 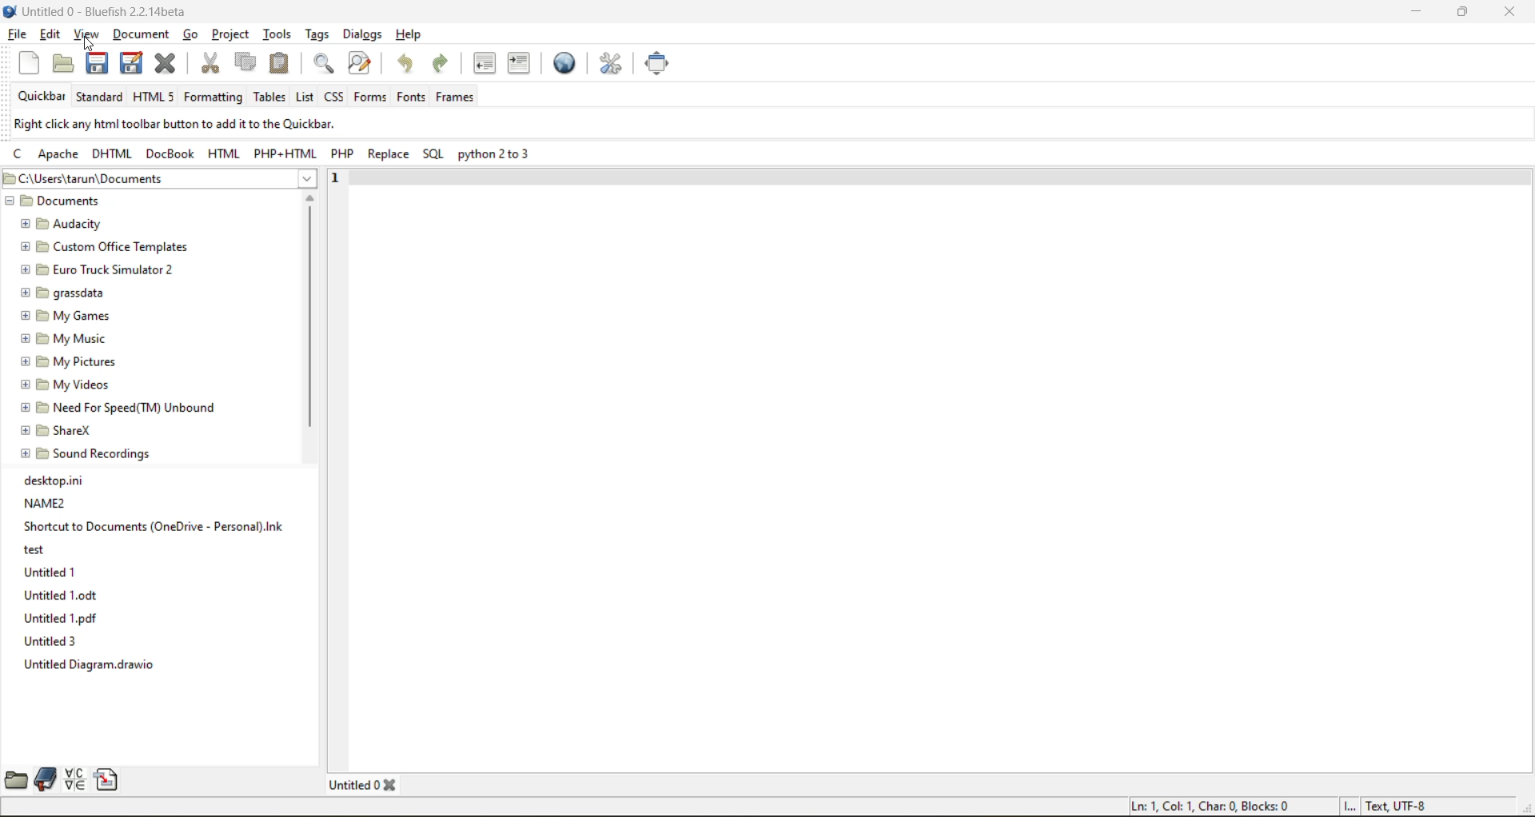 What do you see at coordinates (213, 96) in the screenshot?
I see `formatting` at bounding box center [213, 96].